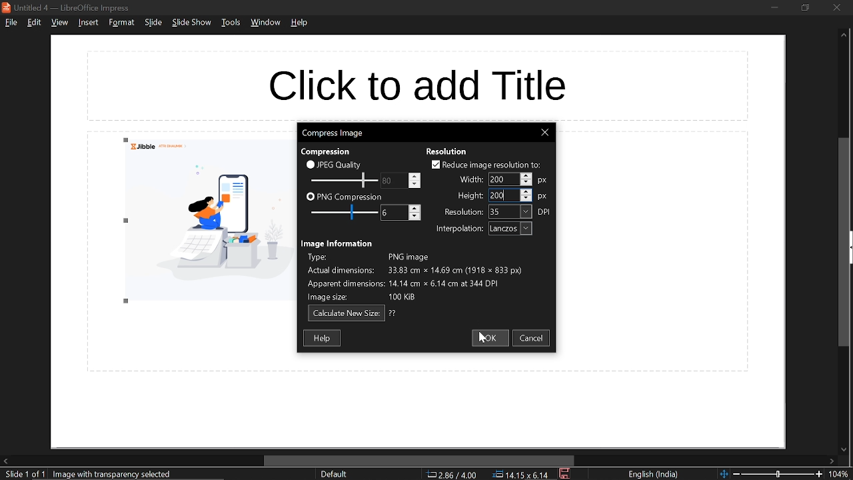 This screenshot has height=480, width=853. Describe the element at coordinates (505, 196) in the screenshot. I see `Cursor` at that location.